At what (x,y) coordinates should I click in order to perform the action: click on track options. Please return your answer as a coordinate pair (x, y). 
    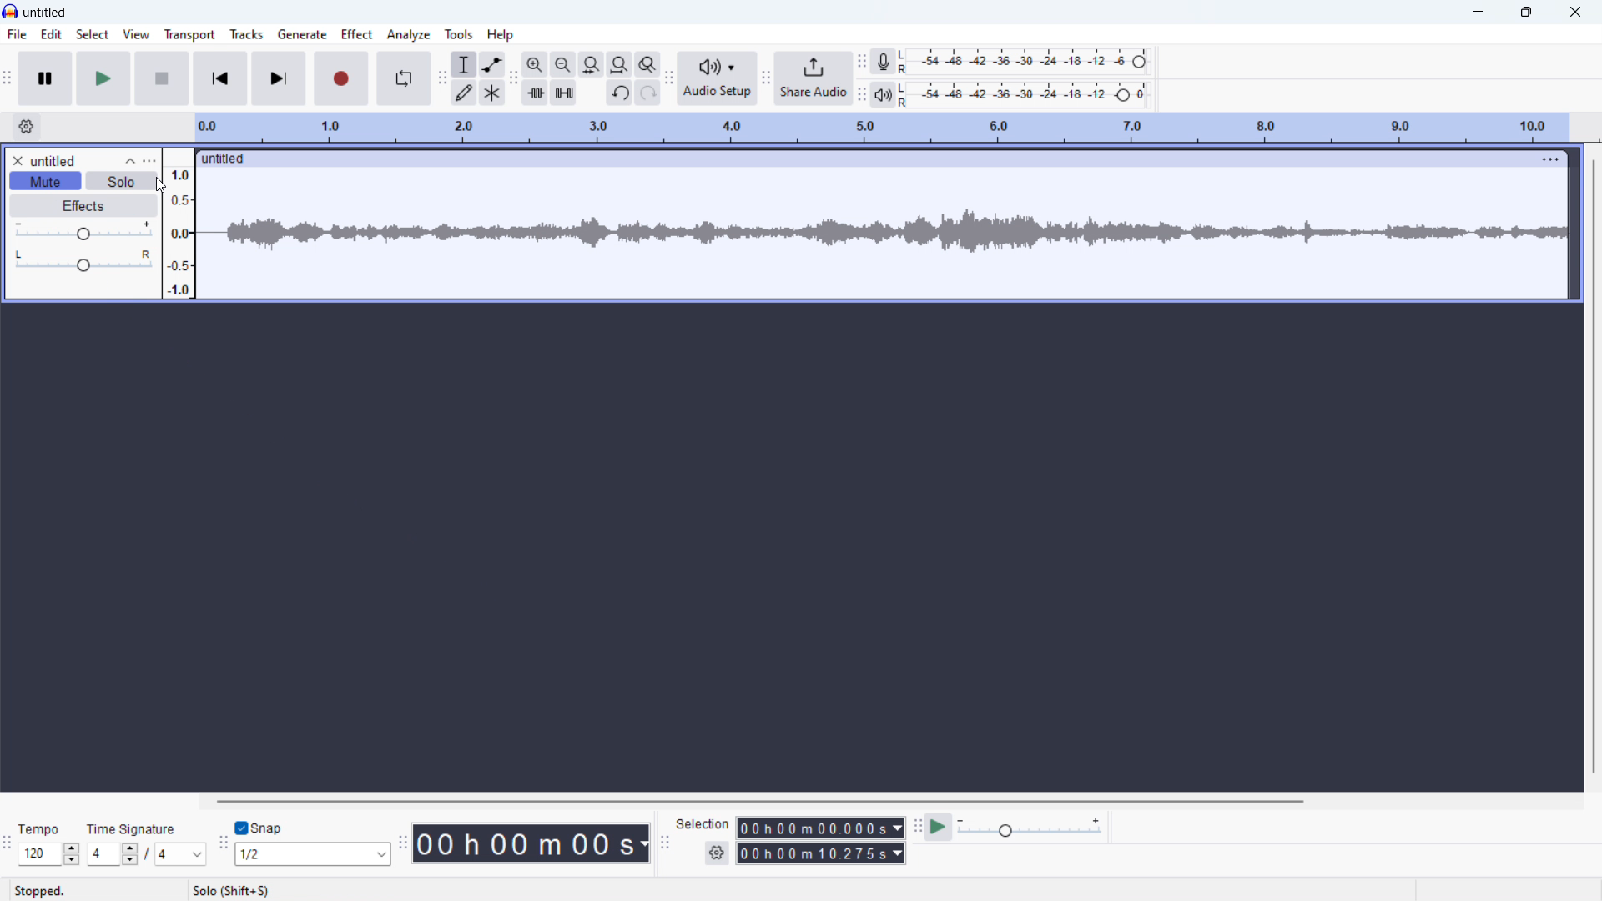
    Looking at the image, I should click on (1541, 159).